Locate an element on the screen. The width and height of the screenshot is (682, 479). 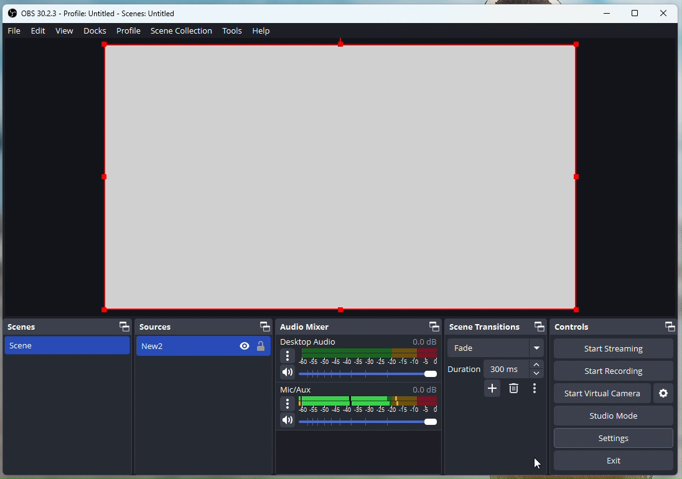
Audio level is located at coordinates (369, 356).